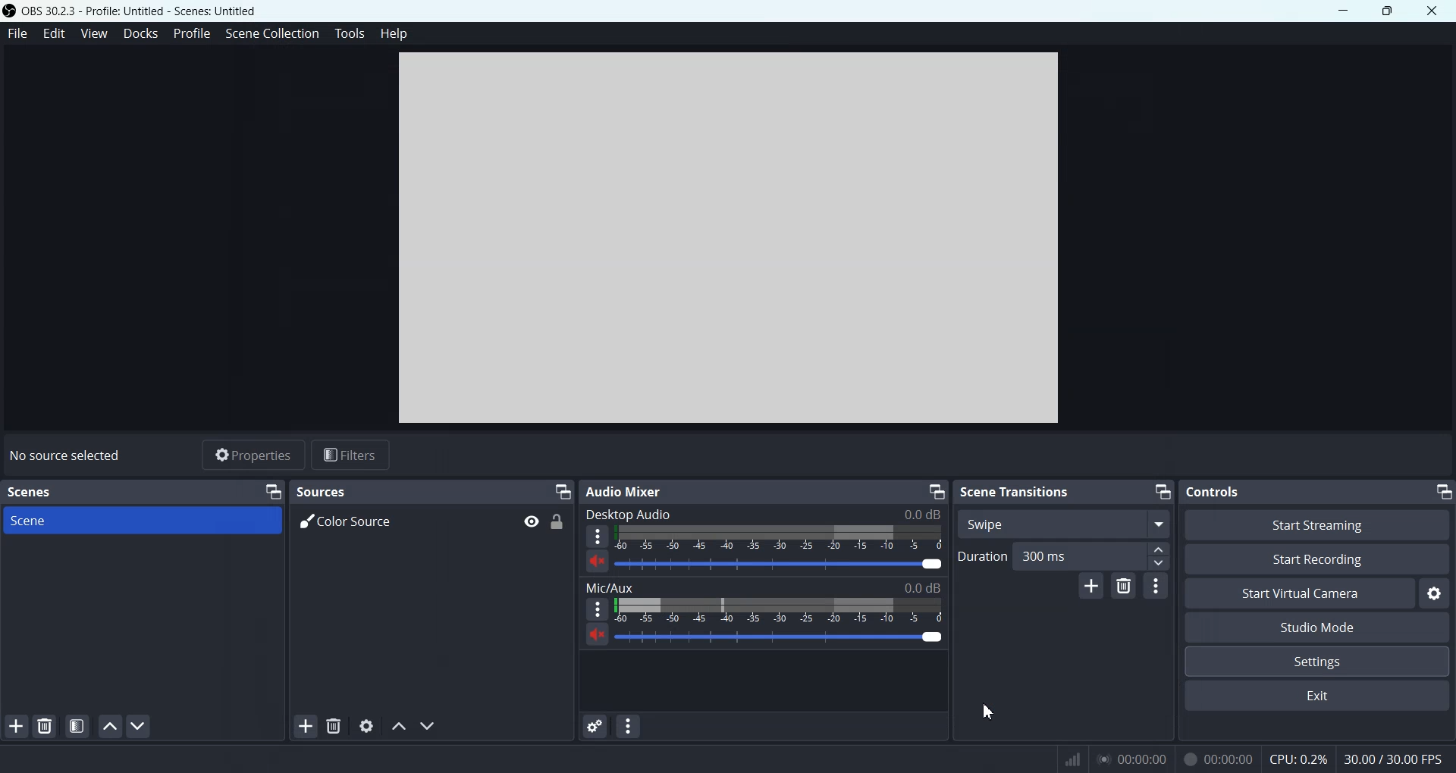 The height and width of the screenshot is (773, 1456). Describe the element at coordinates (1317, 559) in the screenshot. I see `Start Recording` at that location.